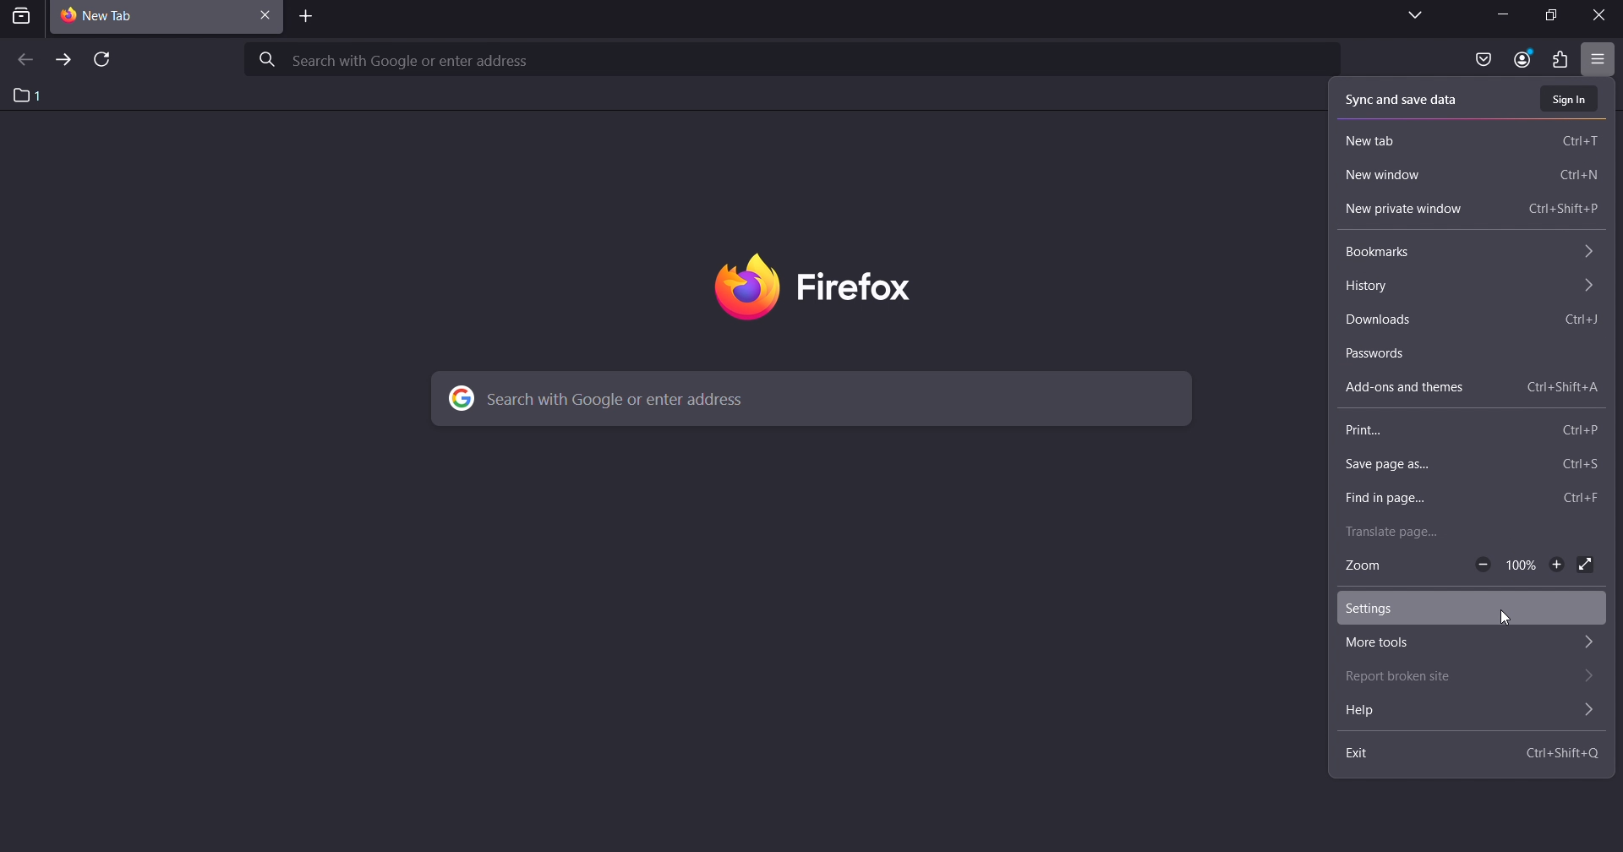 The width and height of the screenshot is (1623, 852). What do you see at coordinates (118, 17) in the screenshot?
I see `current tab` at bounding box center [118, 17].